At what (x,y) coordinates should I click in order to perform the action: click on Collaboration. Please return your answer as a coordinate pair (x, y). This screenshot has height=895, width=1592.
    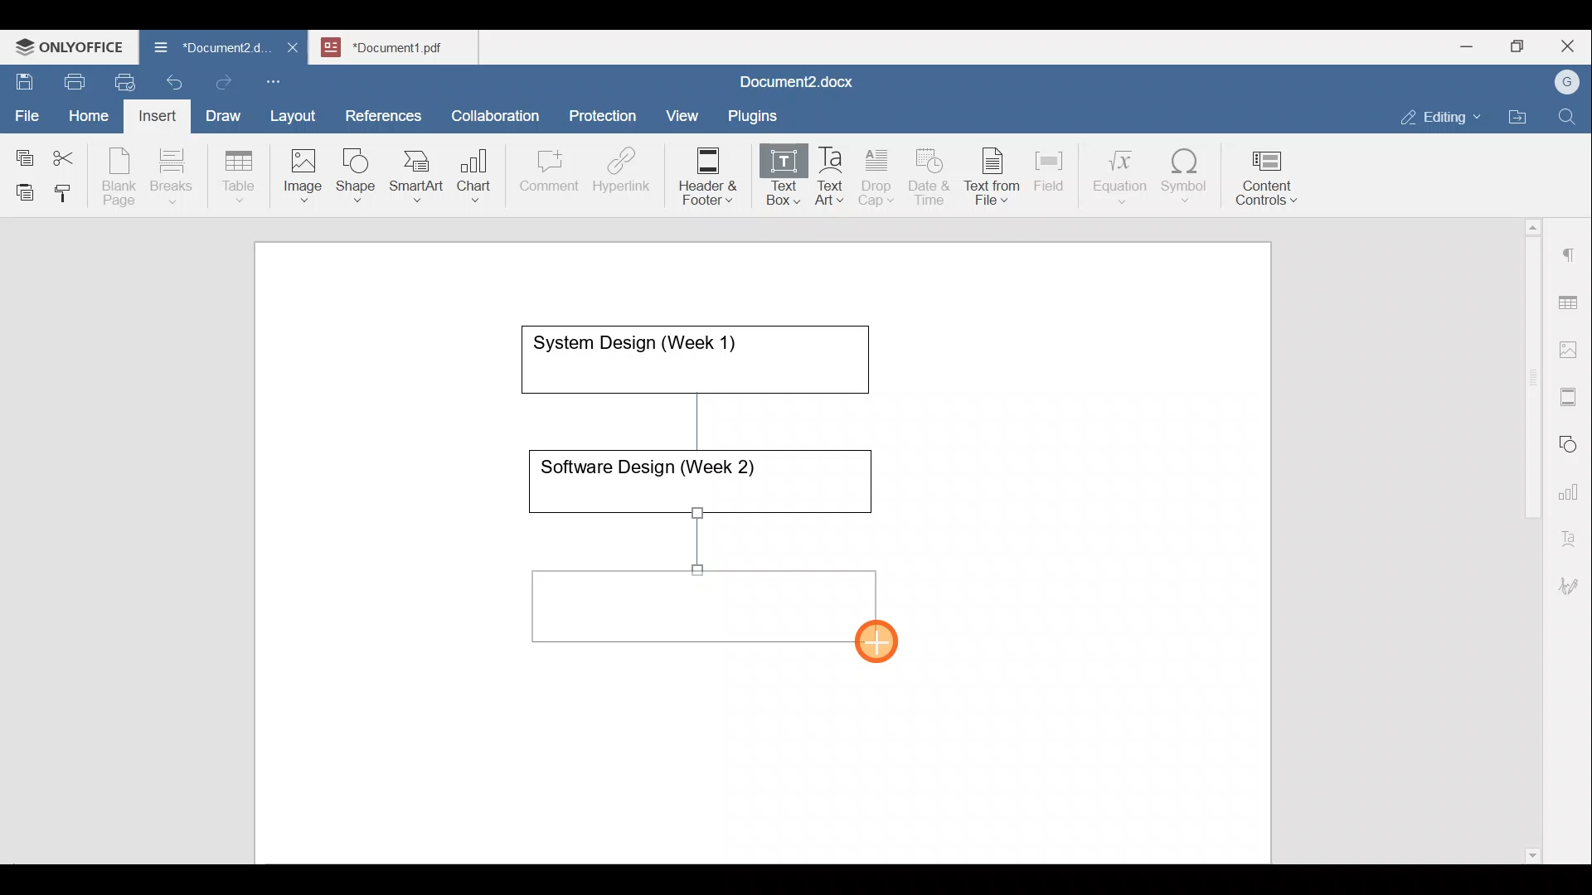
    Looking at the image, I should click on (493, 107).